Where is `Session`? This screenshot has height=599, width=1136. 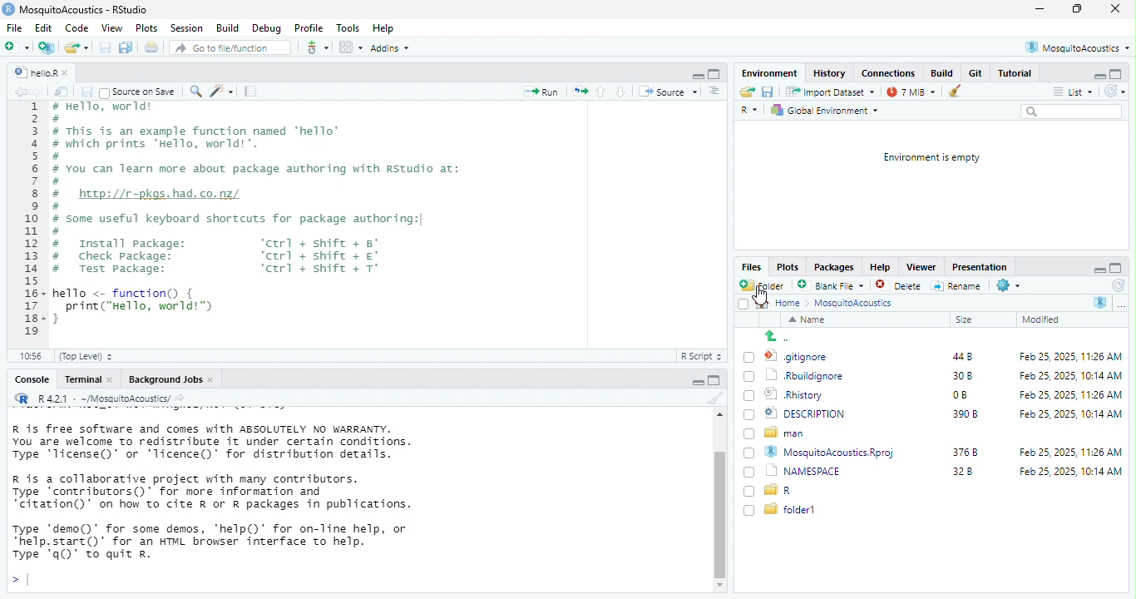
Session is located at coordinates (188, 29).